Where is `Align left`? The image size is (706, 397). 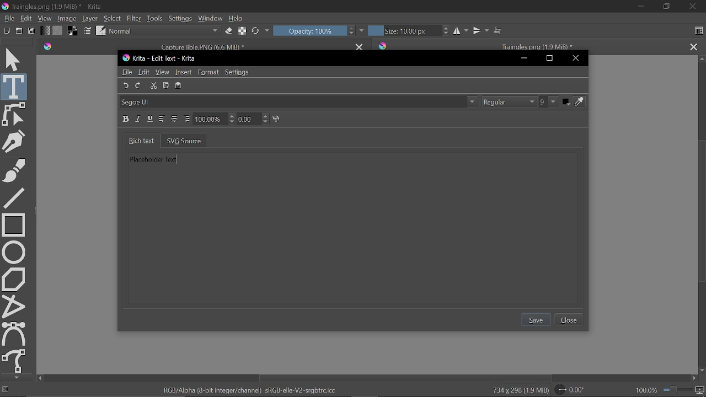
Align left is located at coordinates (162, 119).